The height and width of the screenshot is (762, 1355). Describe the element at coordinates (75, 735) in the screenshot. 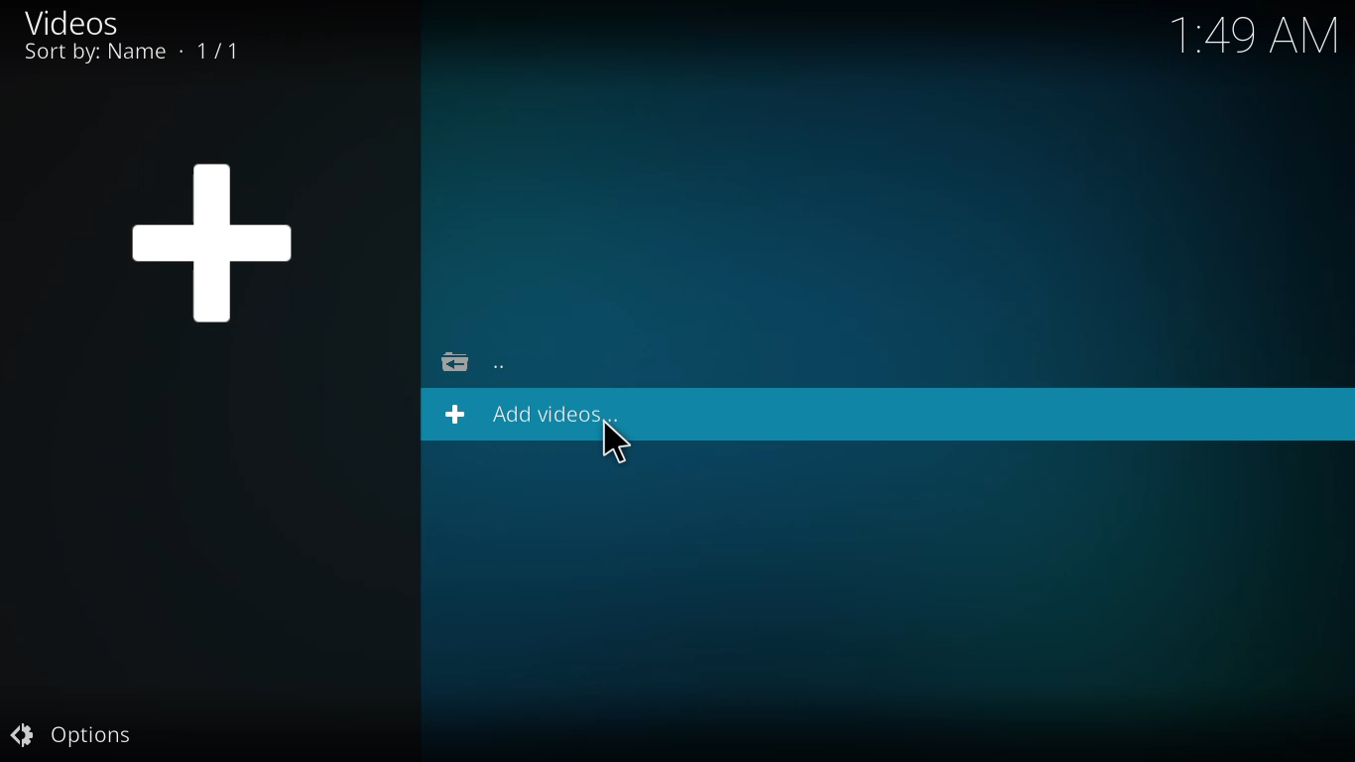

I see `options` at that location.